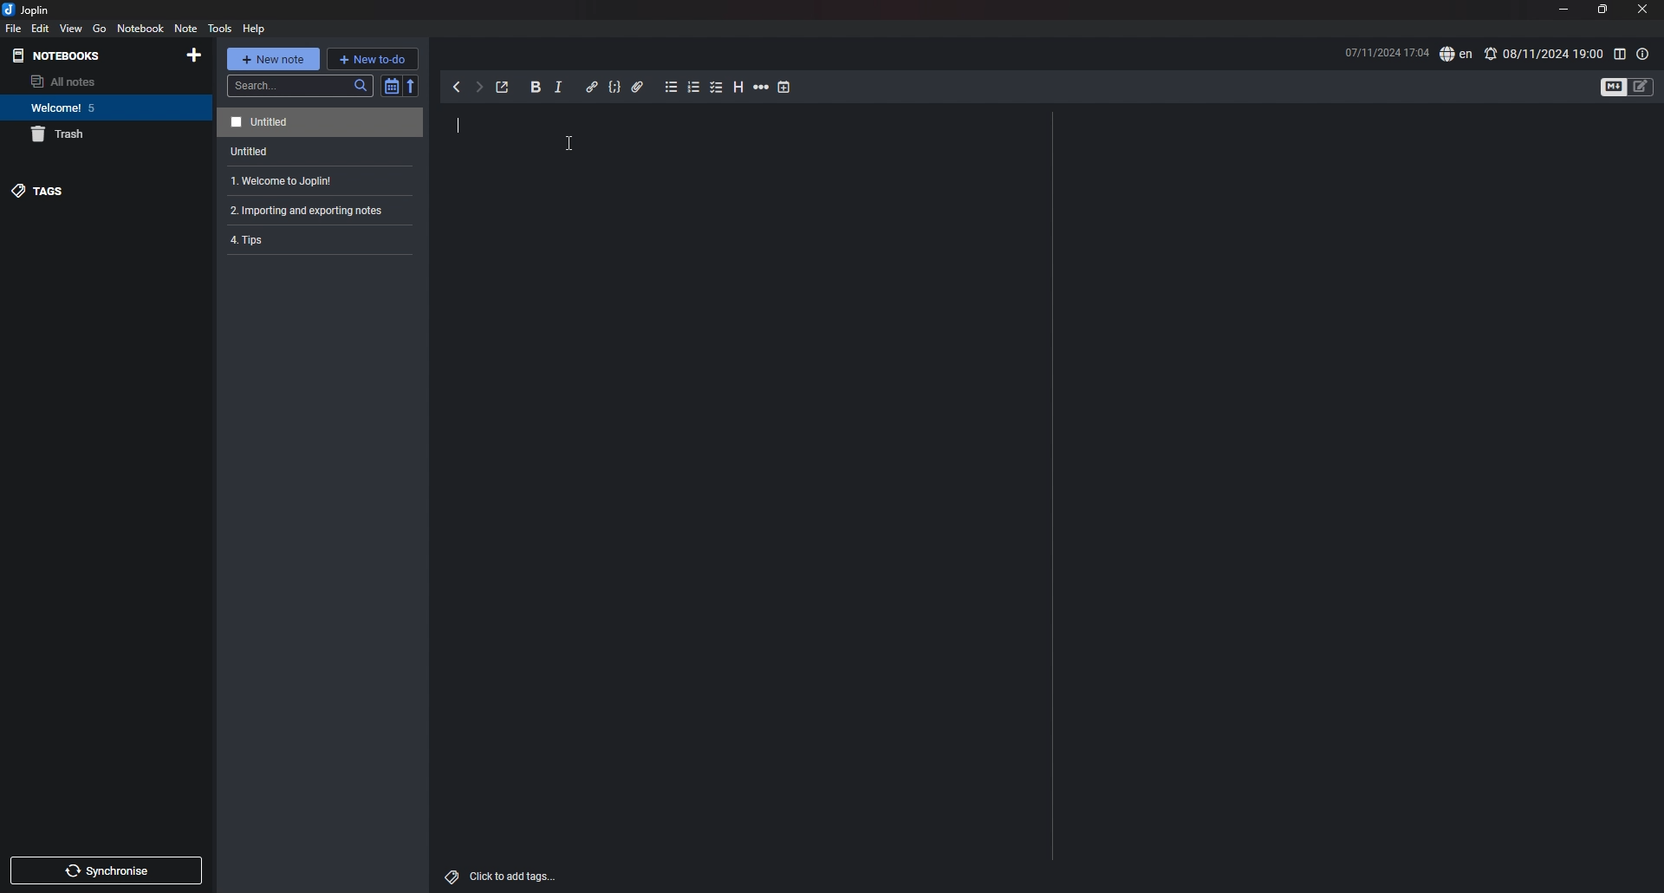 Image resolution: width=1664 pixels, height=893 pixels. I want to click on toggle editor layout, so click(1620, 54).